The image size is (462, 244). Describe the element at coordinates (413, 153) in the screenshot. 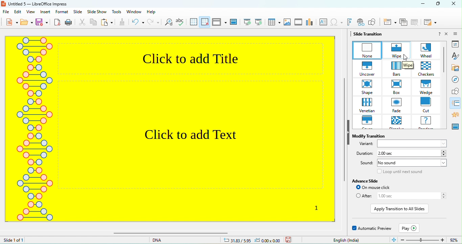

I see `2.00 sec` at that location.